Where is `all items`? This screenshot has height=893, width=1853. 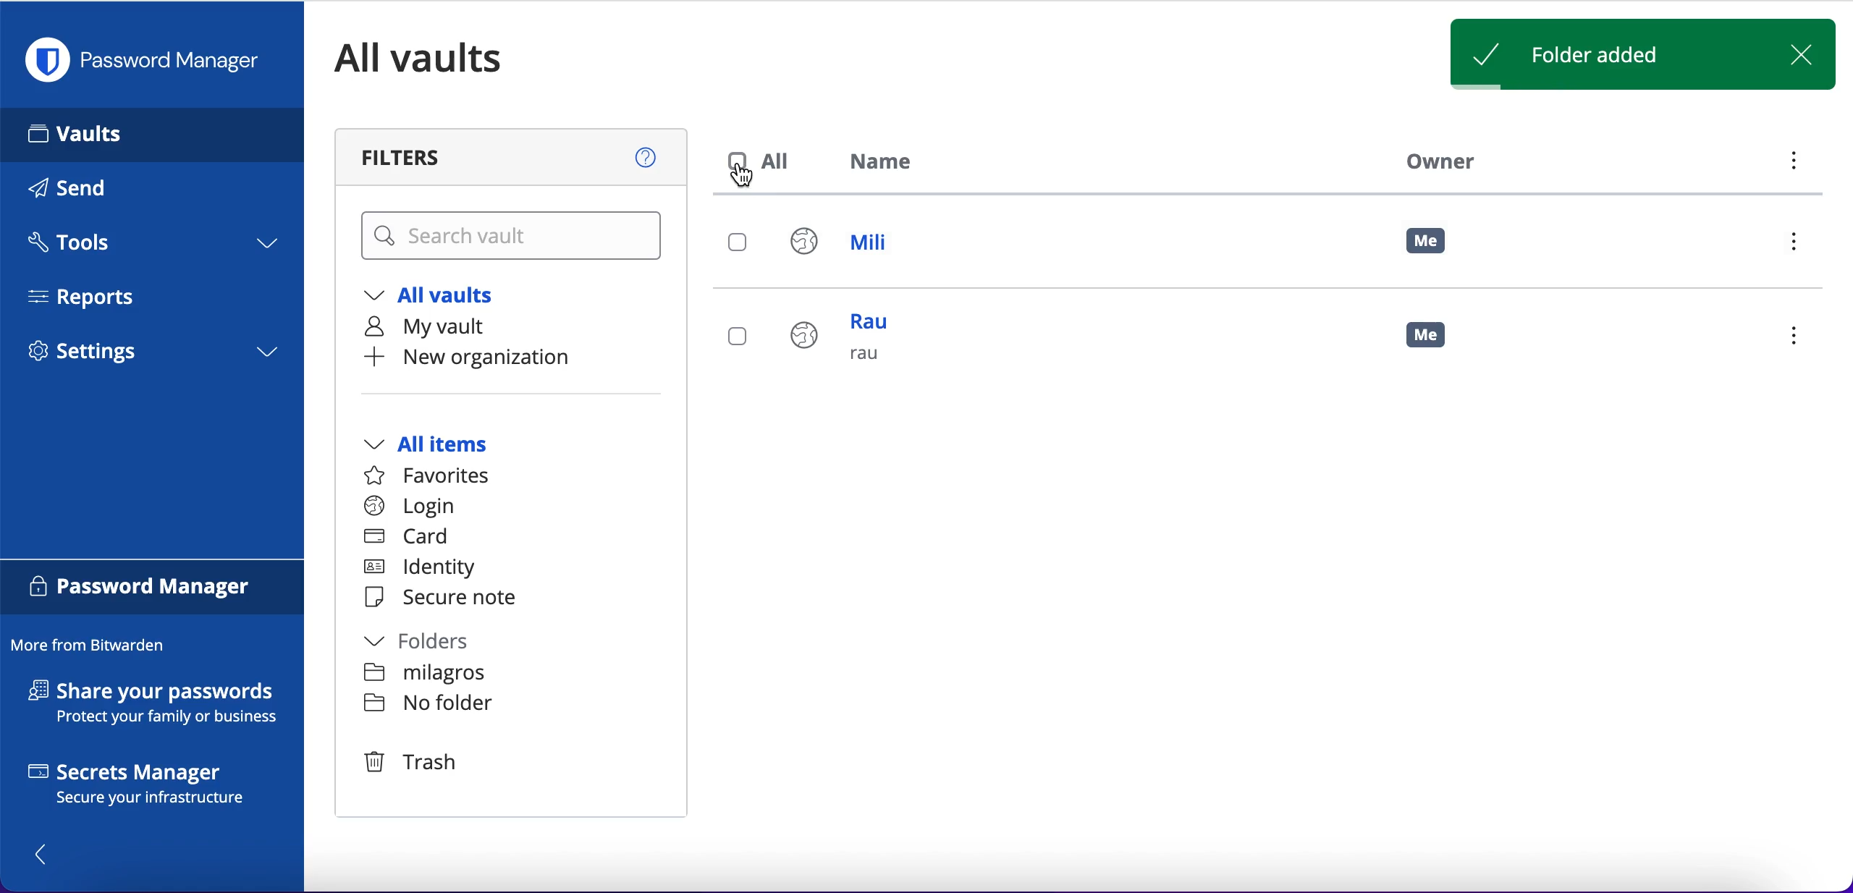 all items is located at coordinates (447, 446).